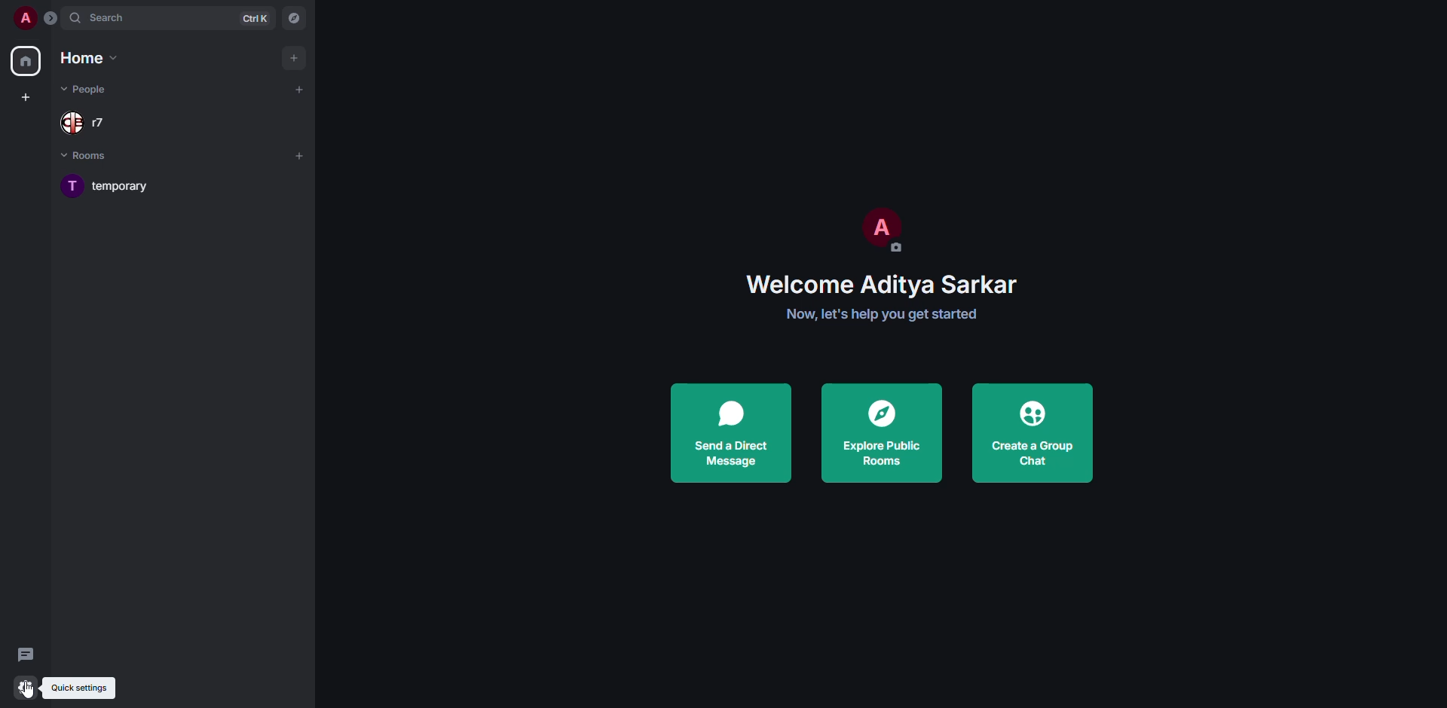 The width and height of the screenshot is (1447, 708). Describe the element at coordinates (28, 98) in the screenshot. I see `create space` at that location.